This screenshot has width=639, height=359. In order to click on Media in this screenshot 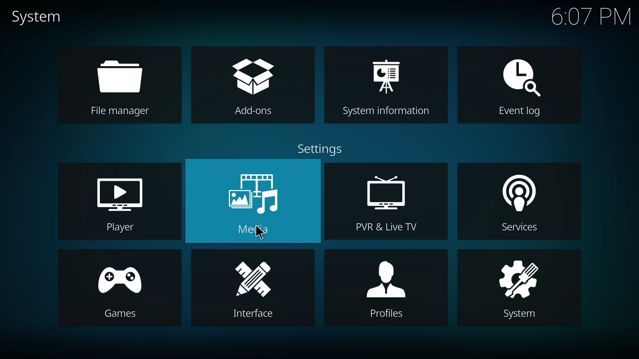, I will do `click(258, 231)`.